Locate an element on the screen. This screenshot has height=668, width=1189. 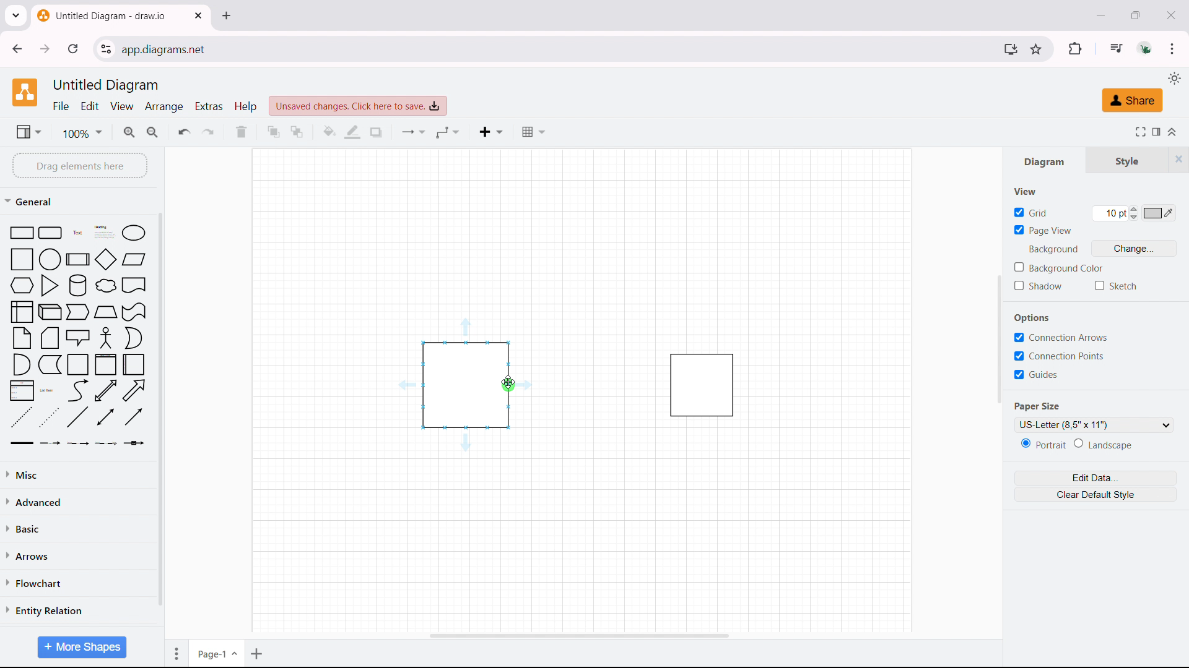
maximize is located at coordinates (1138, 14).